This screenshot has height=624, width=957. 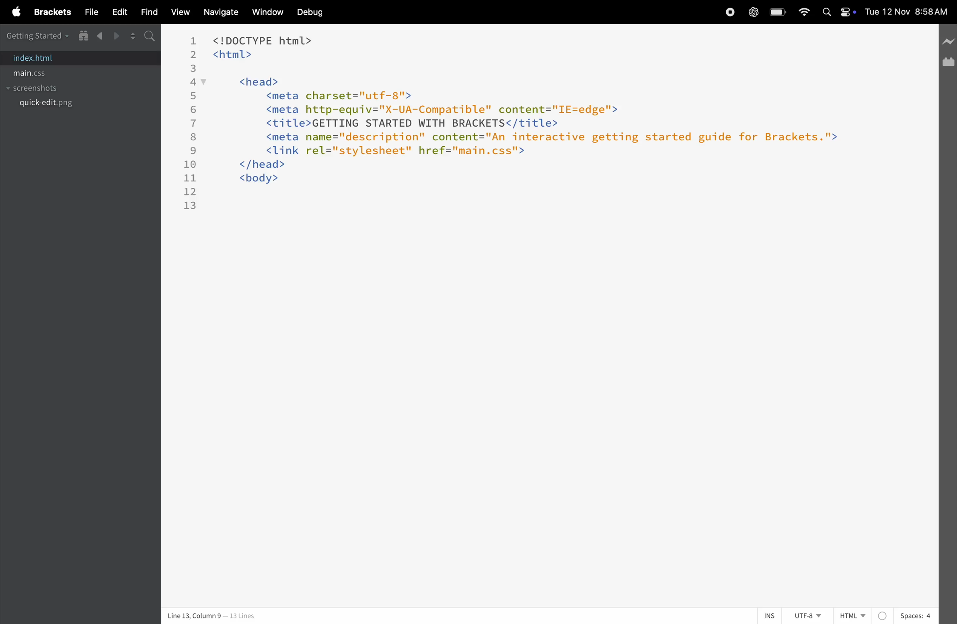 What do you see at coordinates (44, 74) in the screenshot?
I see `main .css` at bounding box center [44, 74].